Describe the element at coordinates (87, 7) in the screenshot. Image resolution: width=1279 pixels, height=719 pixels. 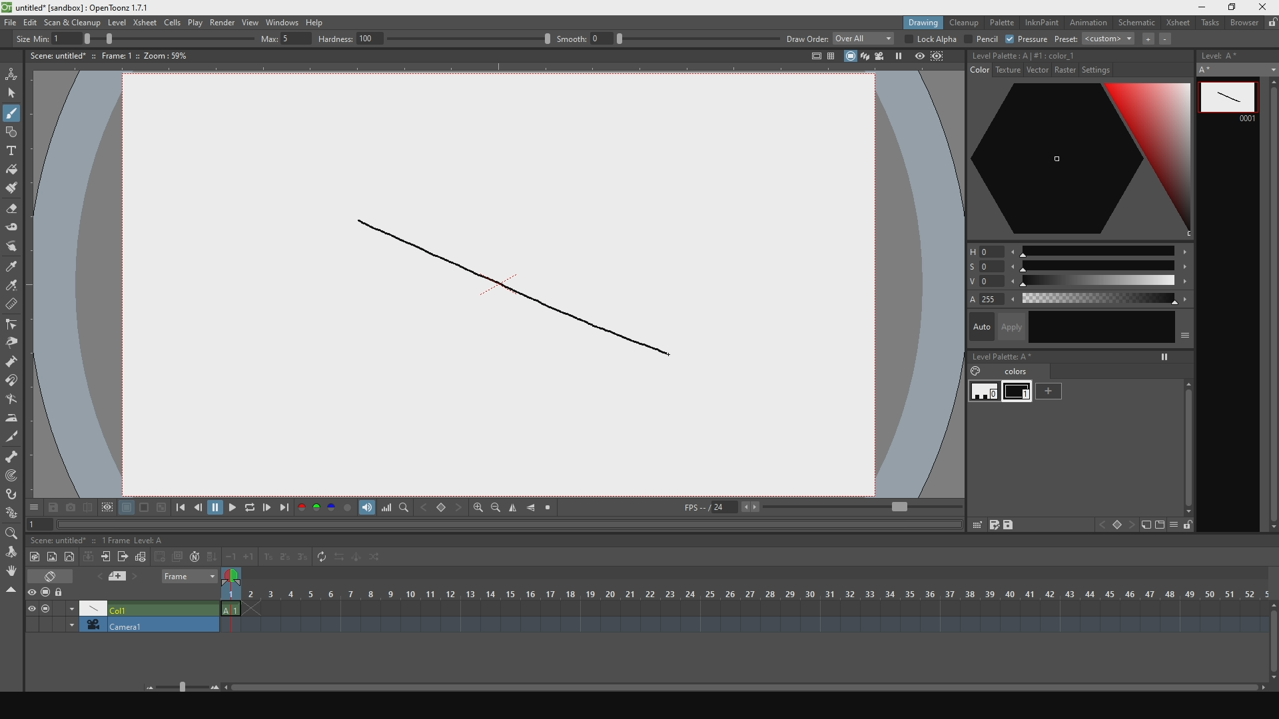
I see `title` at that location.